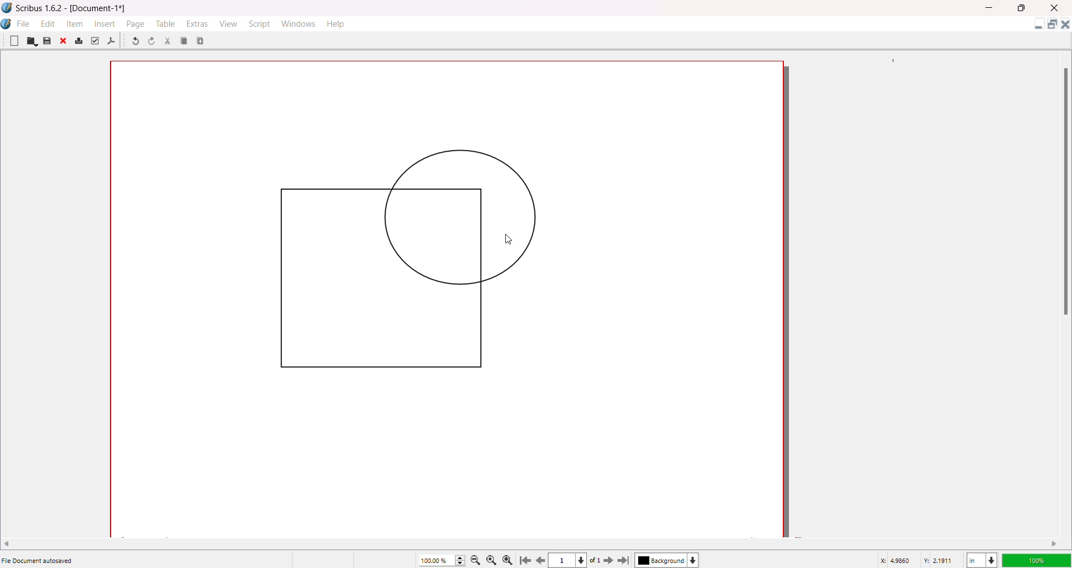 The image size is (1072, 568). What do you see at coordinates (64, 42) in the screenshot?
I see `Close` at bounding box center [64, 42].